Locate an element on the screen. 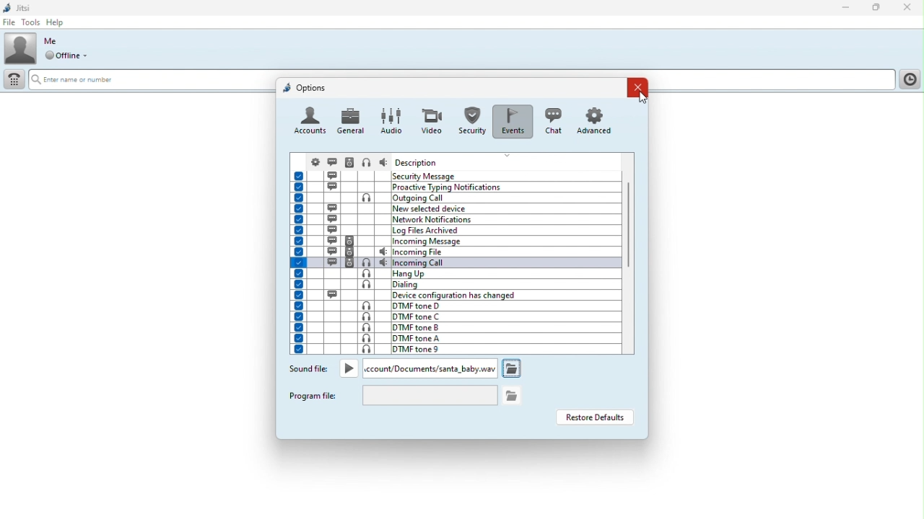 This screenshot has width=924, height=519. incoming message  is located at coordinates (456, 241).